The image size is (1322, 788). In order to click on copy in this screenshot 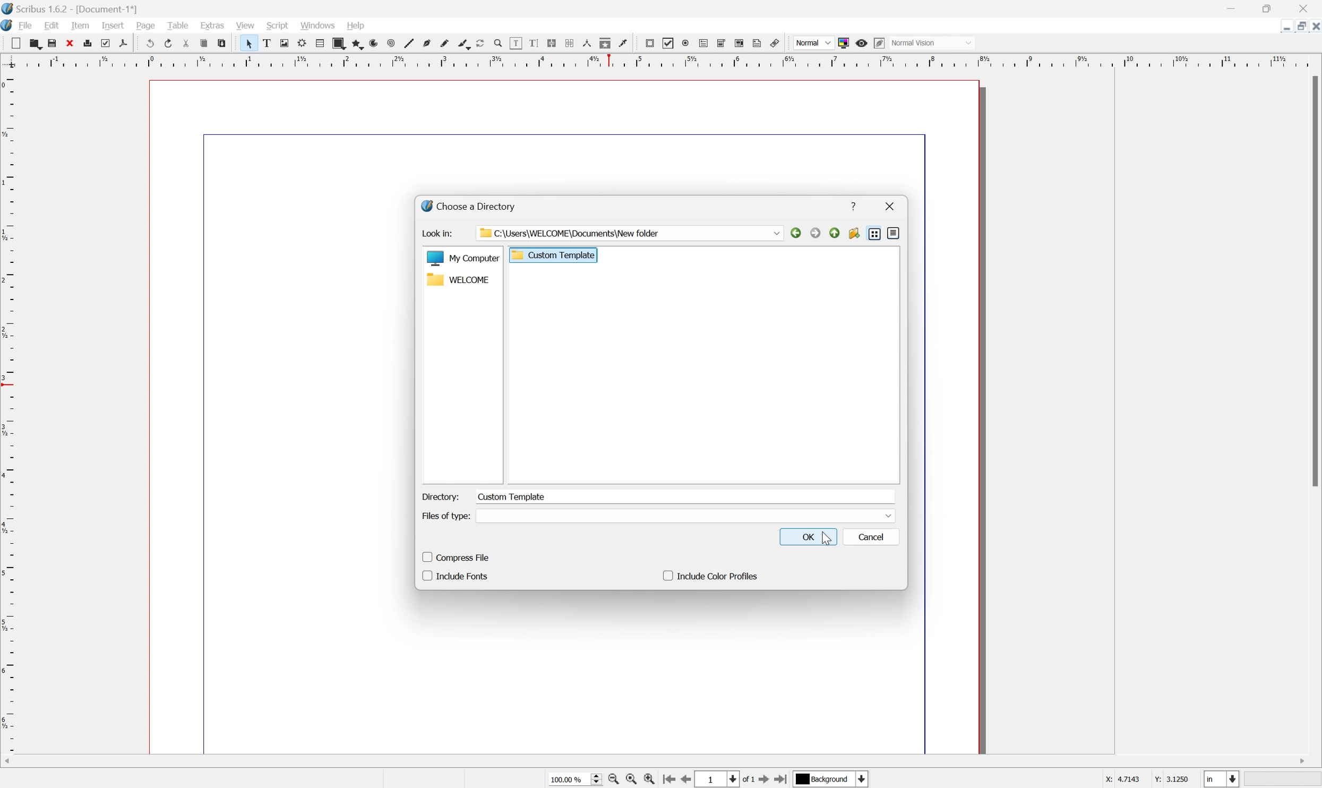, I will do `click(204, 44)`.